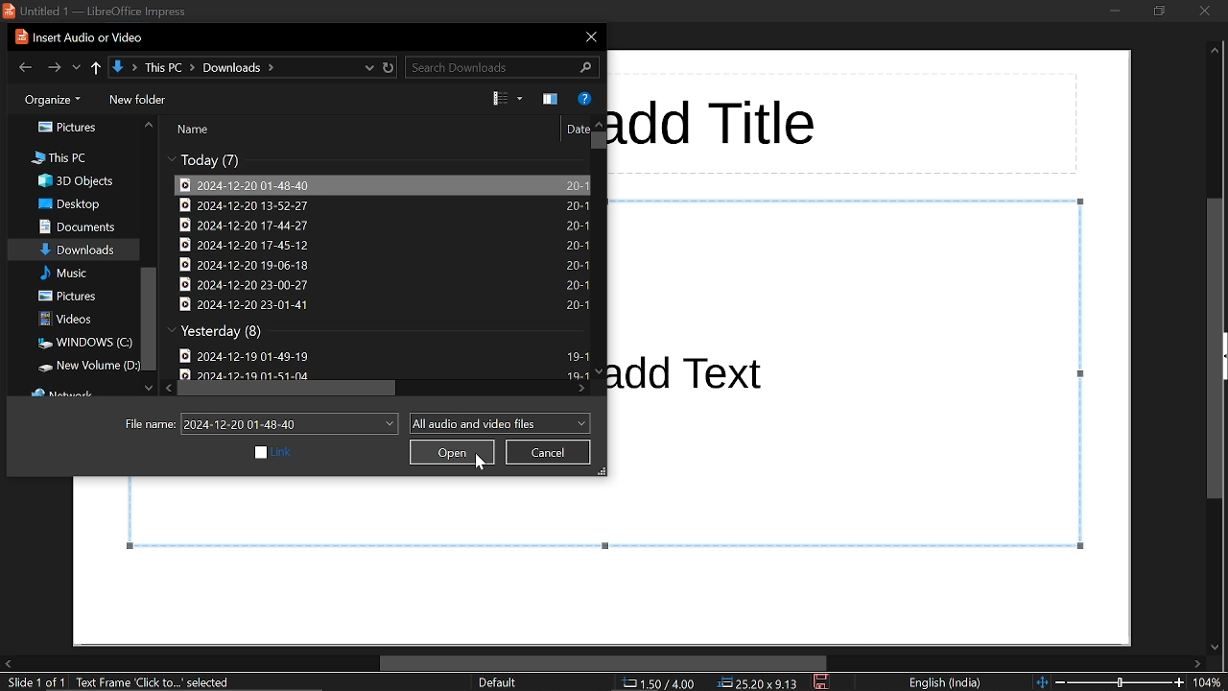 The height and width of the screenshot is (691, 1228). Describe the element at coordinates (147, 125) in the screenshot. I see `move up` at that location.